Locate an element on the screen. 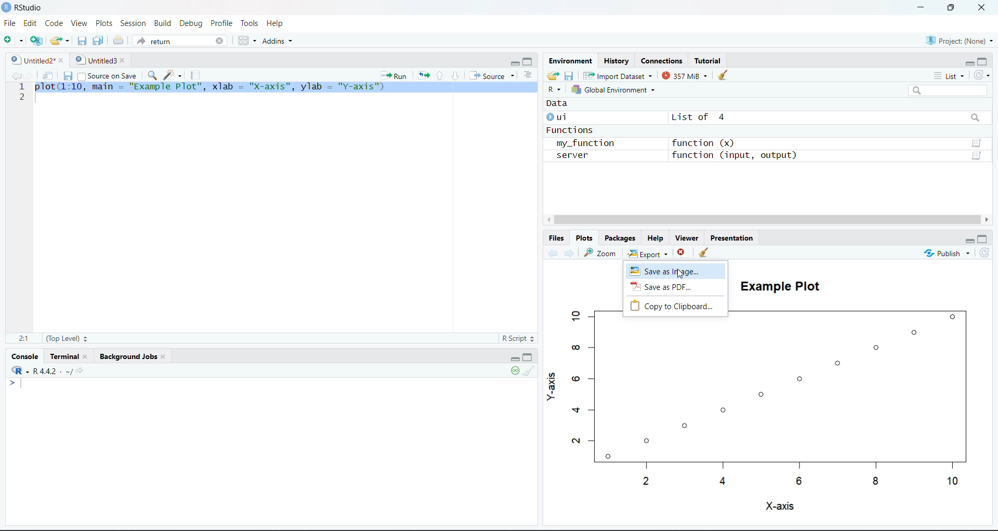 This screenshot has width=998, height=531. List is located at coordinates (950, 75).